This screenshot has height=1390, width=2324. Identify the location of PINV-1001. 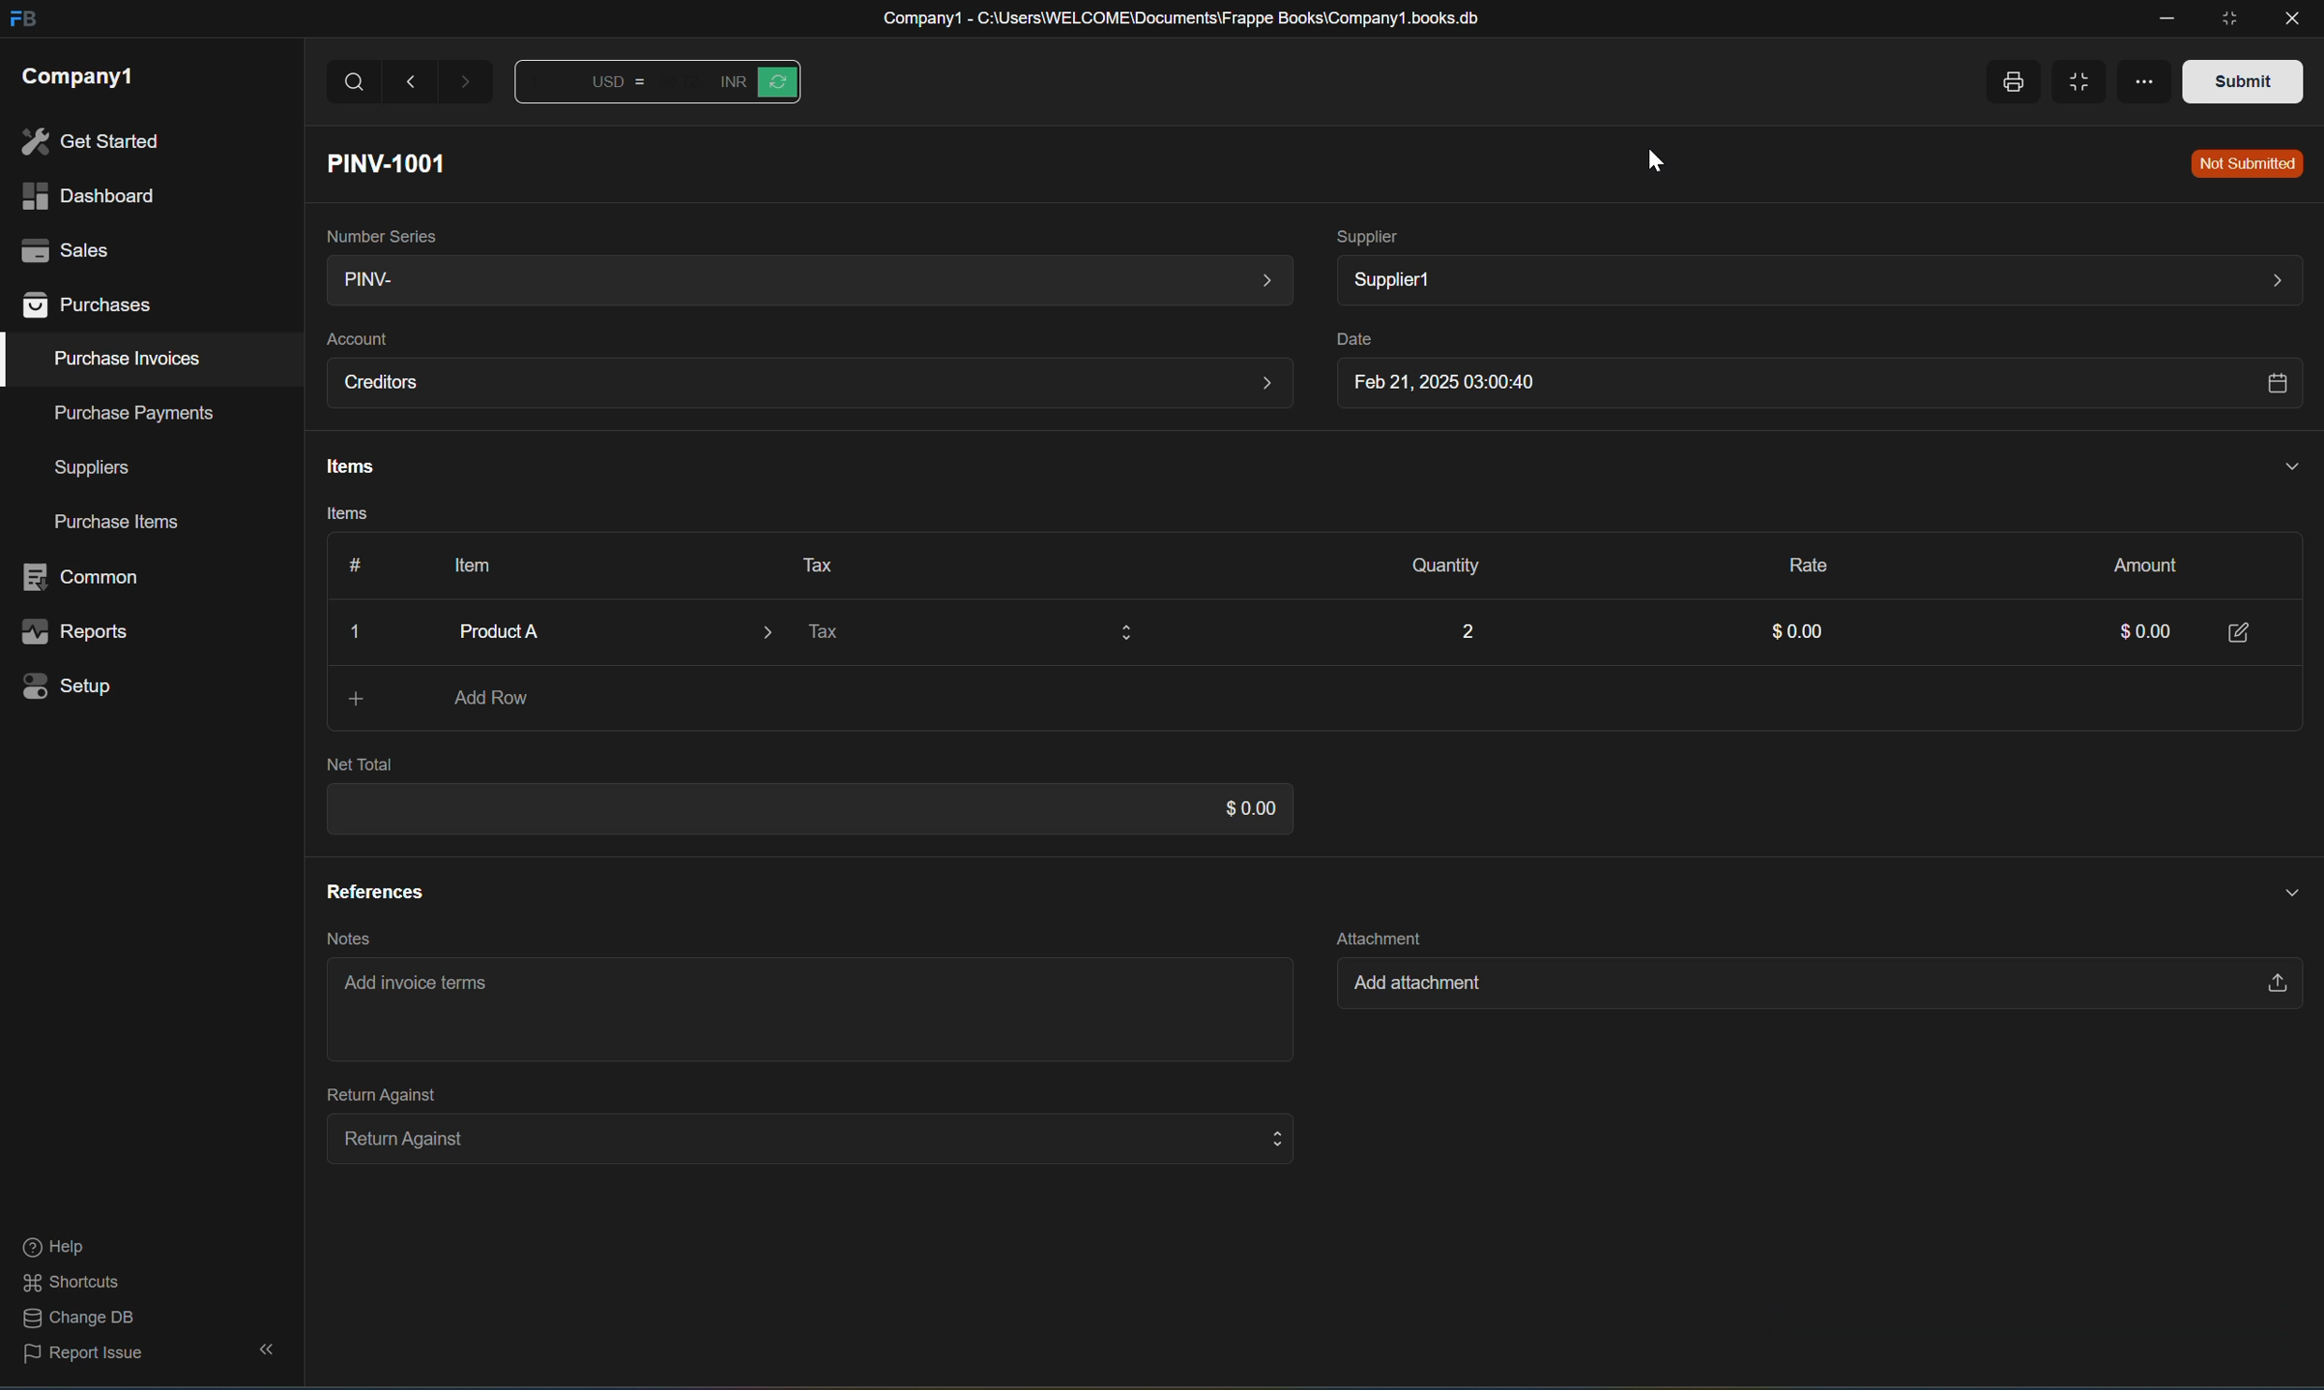
(395, 163).